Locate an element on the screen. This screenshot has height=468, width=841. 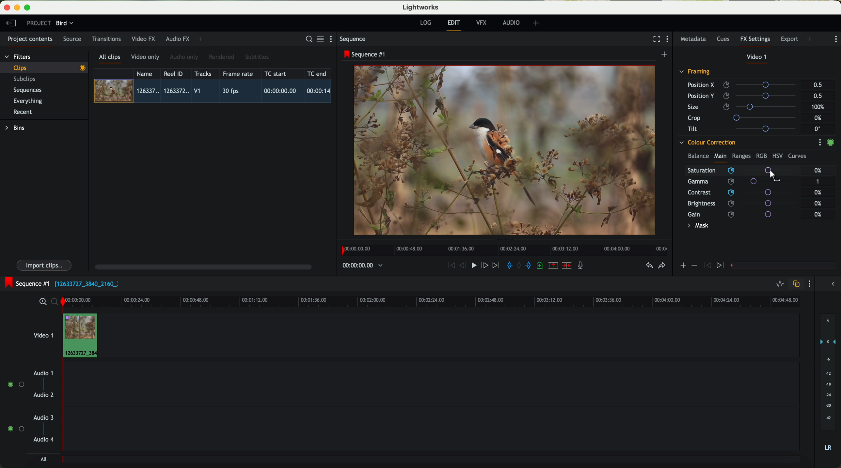
audio output level (d/B) is located at coordinates (828, 385).